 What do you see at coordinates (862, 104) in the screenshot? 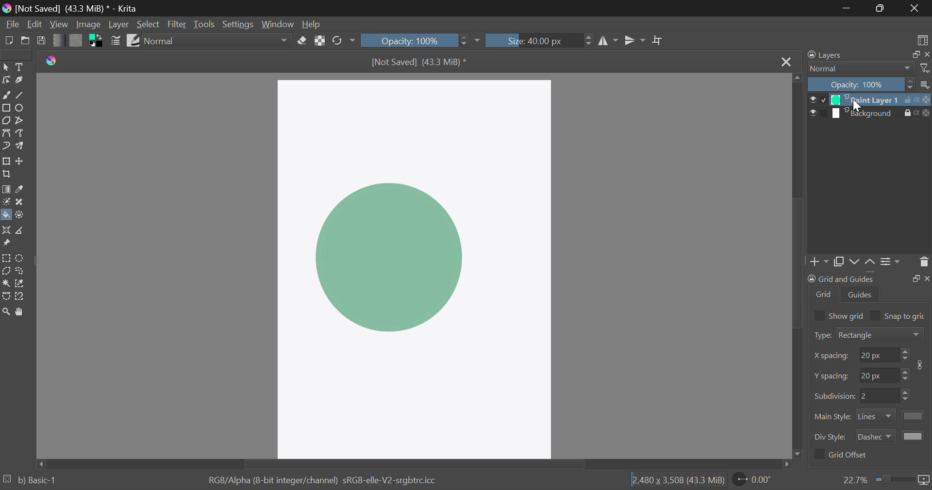
I see `Cursor on Layer` at bounding box center [862, 104].